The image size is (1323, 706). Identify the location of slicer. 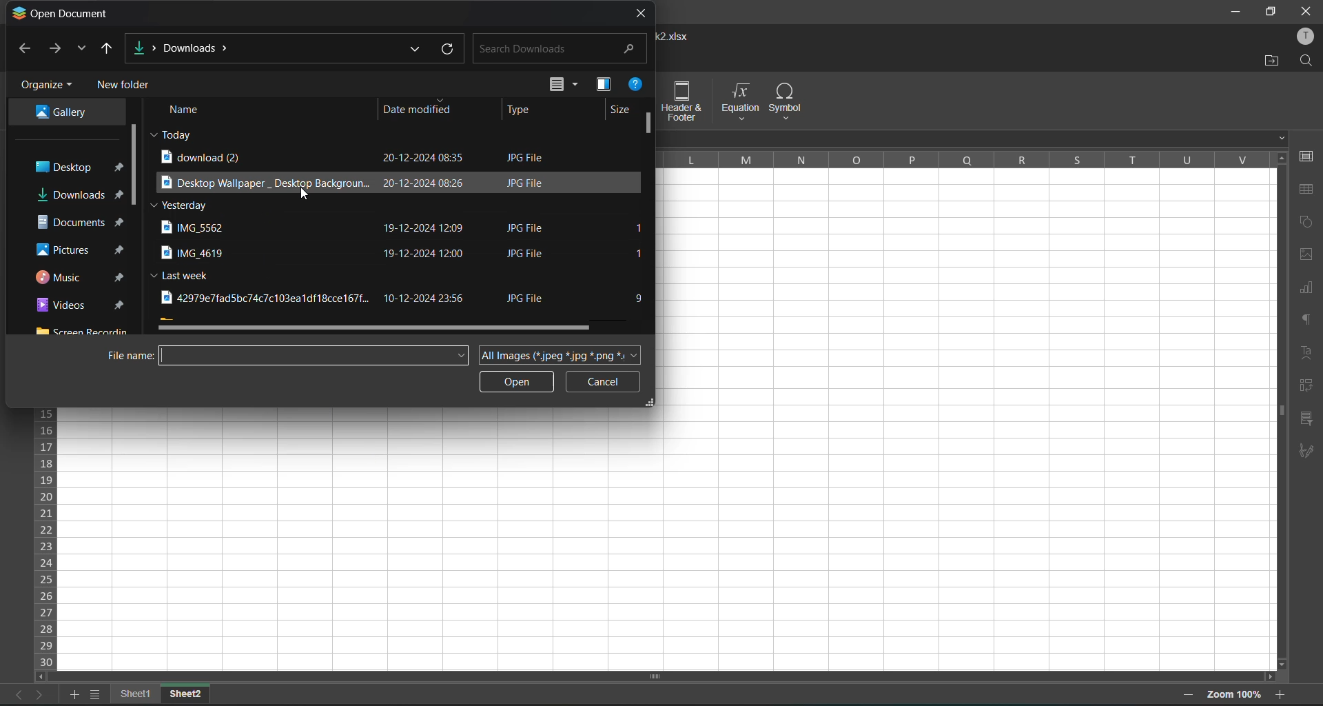
(1307, 420).